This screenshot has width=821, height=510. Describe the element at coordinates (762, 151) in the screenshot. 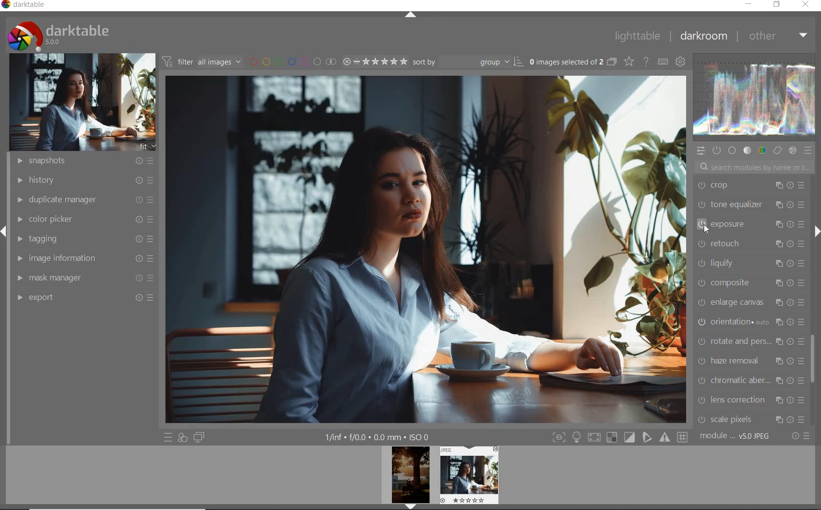

I see `COLOR` at that location.